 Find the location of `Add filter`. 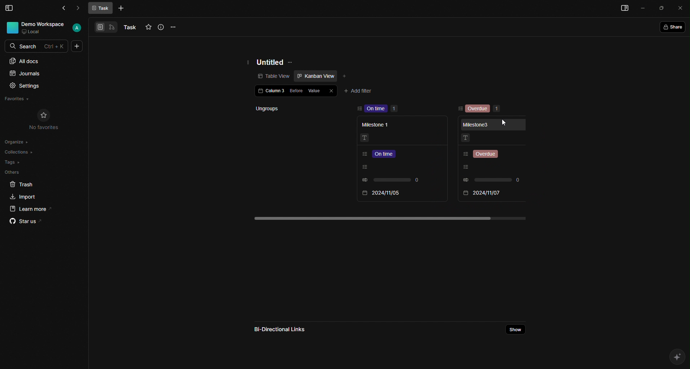

Add filter is located at coordinates (358, 90).